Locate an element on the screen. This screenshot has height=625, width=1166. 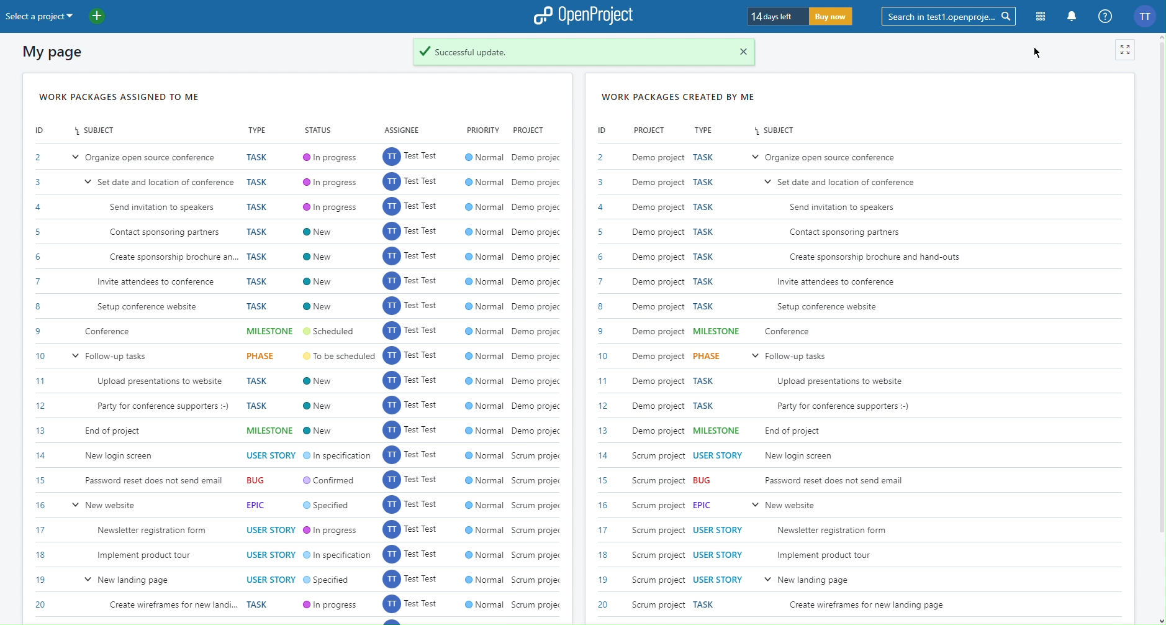
Zoom is located at coordinates (1126, 51).